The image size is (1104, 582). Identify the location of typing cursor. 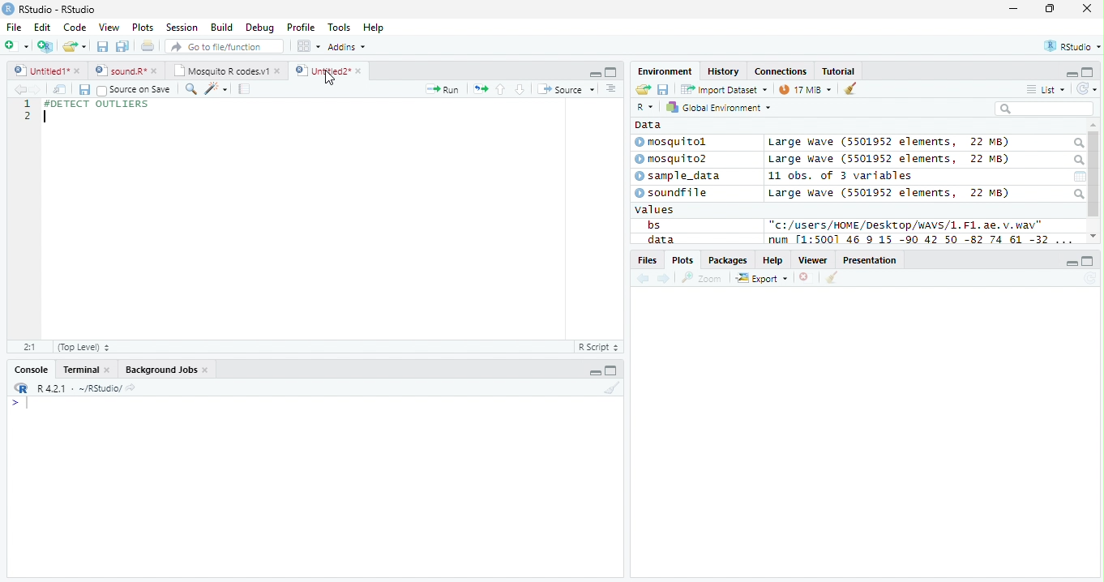
(19, 404).